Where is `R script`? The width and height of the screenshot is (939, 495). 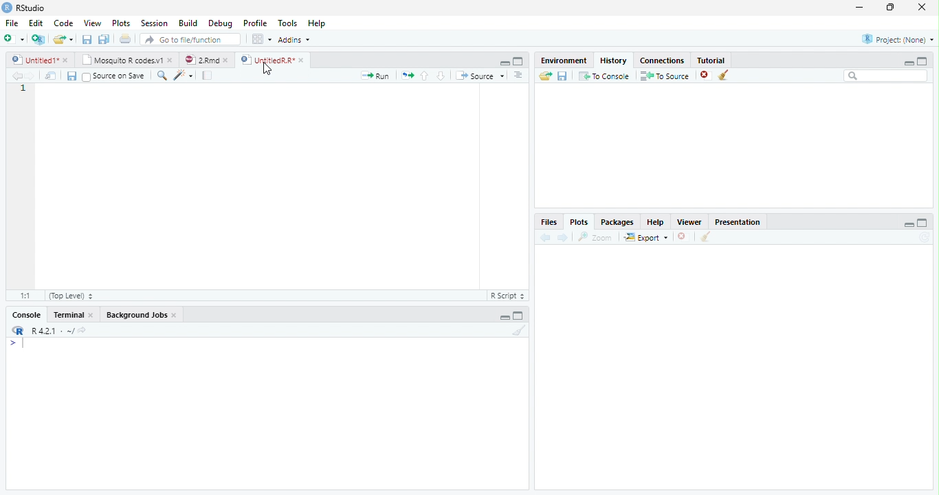
R script is located at coordinates (509, 296).